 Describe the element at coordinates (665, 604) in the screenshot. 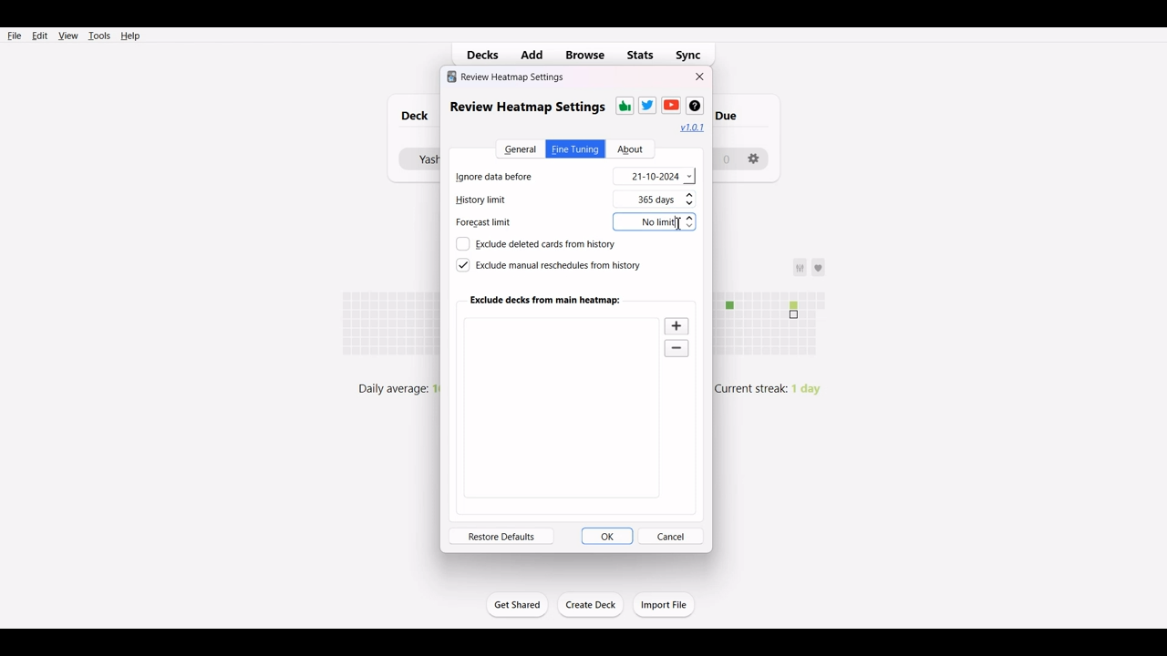

I see `Import File` at that location.